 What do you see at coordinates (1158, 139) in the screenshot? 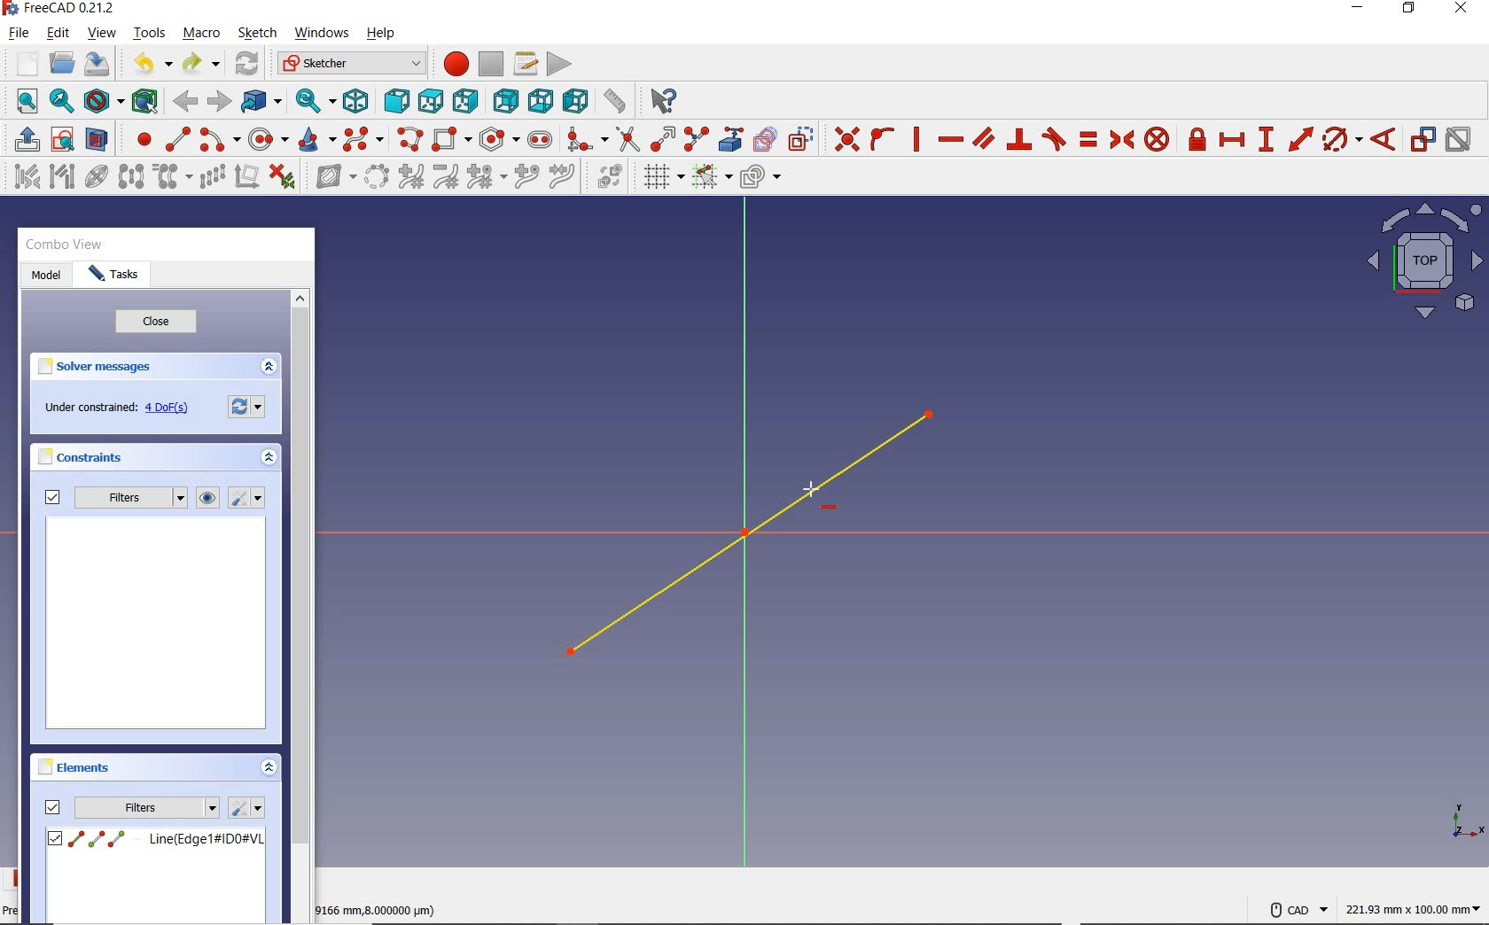
I see `CONSTRAIN BLOCK` at bounding box center [1158, 139].